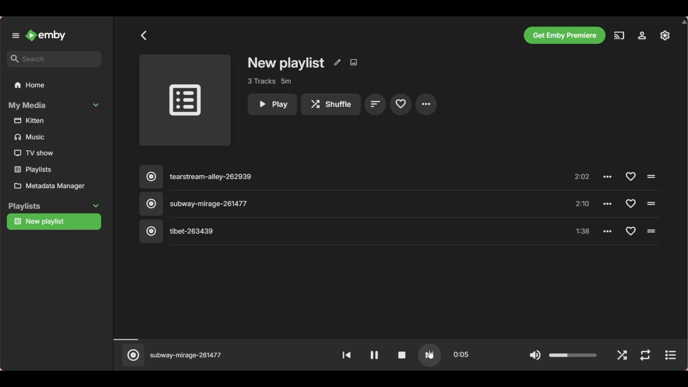  What do you see at coordinates (430, 354) in the screenshot?
I see ` play next song` at bounding box center [430, 354].